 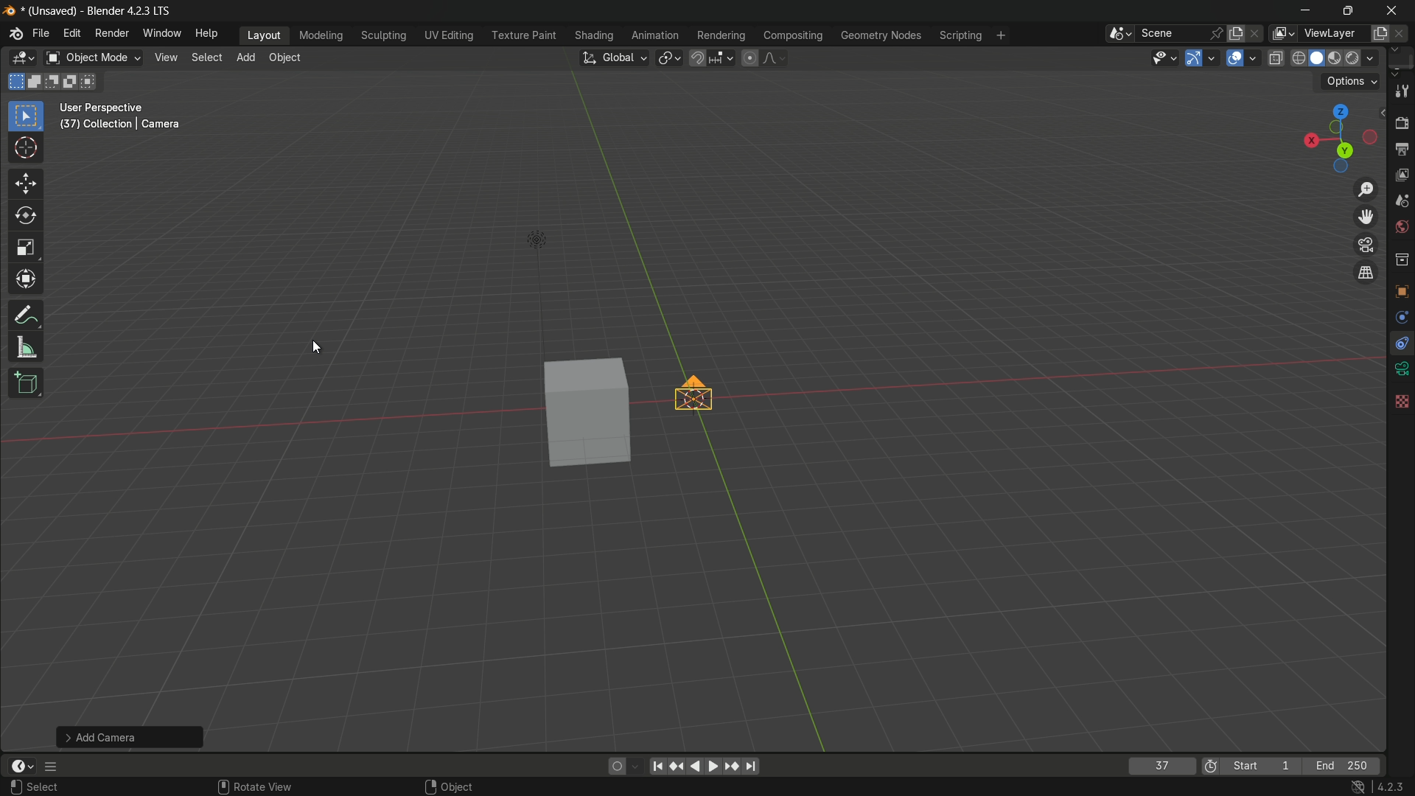 I want to click on view layer, so click(x=1399, y=175).